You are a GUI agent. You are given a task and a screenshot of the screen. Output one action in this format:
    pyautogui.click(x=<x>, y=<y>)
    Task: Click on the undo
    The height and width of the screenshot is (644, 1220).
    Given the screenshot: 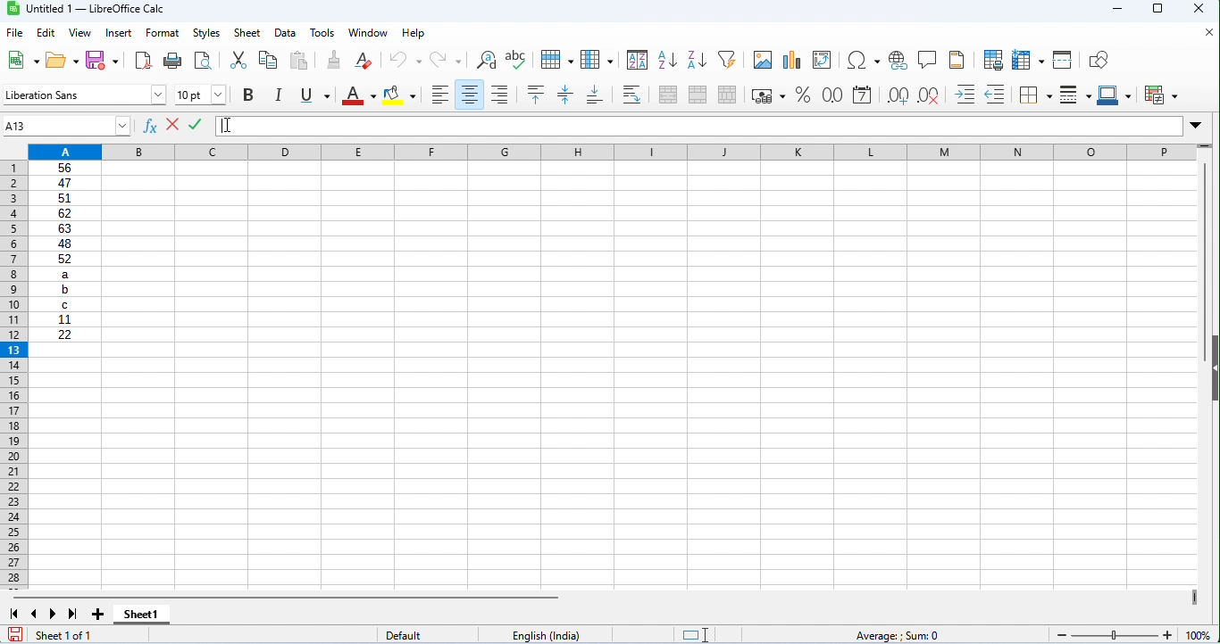 What is the action you would take?
    pyautogui.click(x=407, y=60)
    